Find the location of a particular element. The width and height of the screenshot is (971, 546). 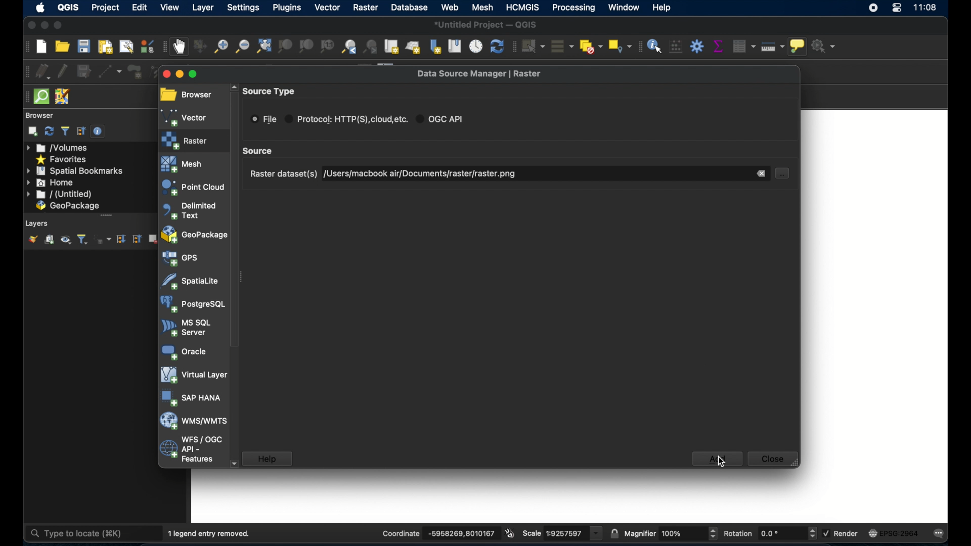

ile radio button is located at coordinates (263, 119).